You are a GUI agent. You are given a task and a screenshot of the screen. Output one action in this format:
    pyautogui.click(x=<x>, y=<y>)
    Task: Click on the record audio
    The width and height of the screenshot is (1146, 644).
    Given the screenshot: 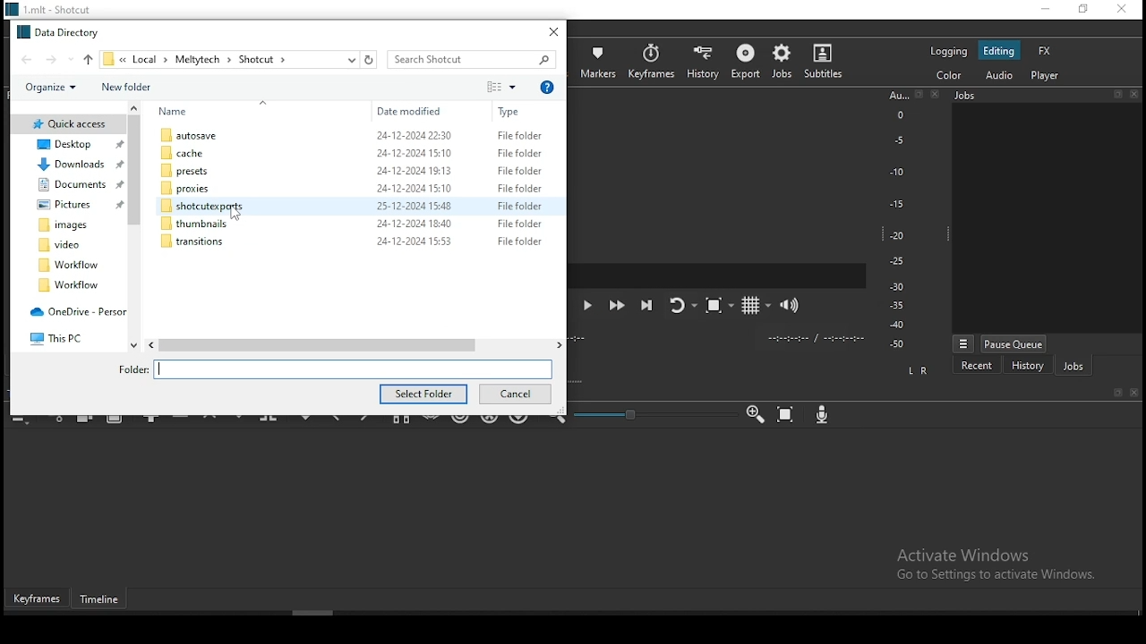 What is the action you would take?
    pyautogui.click(x=823, y=416)
    